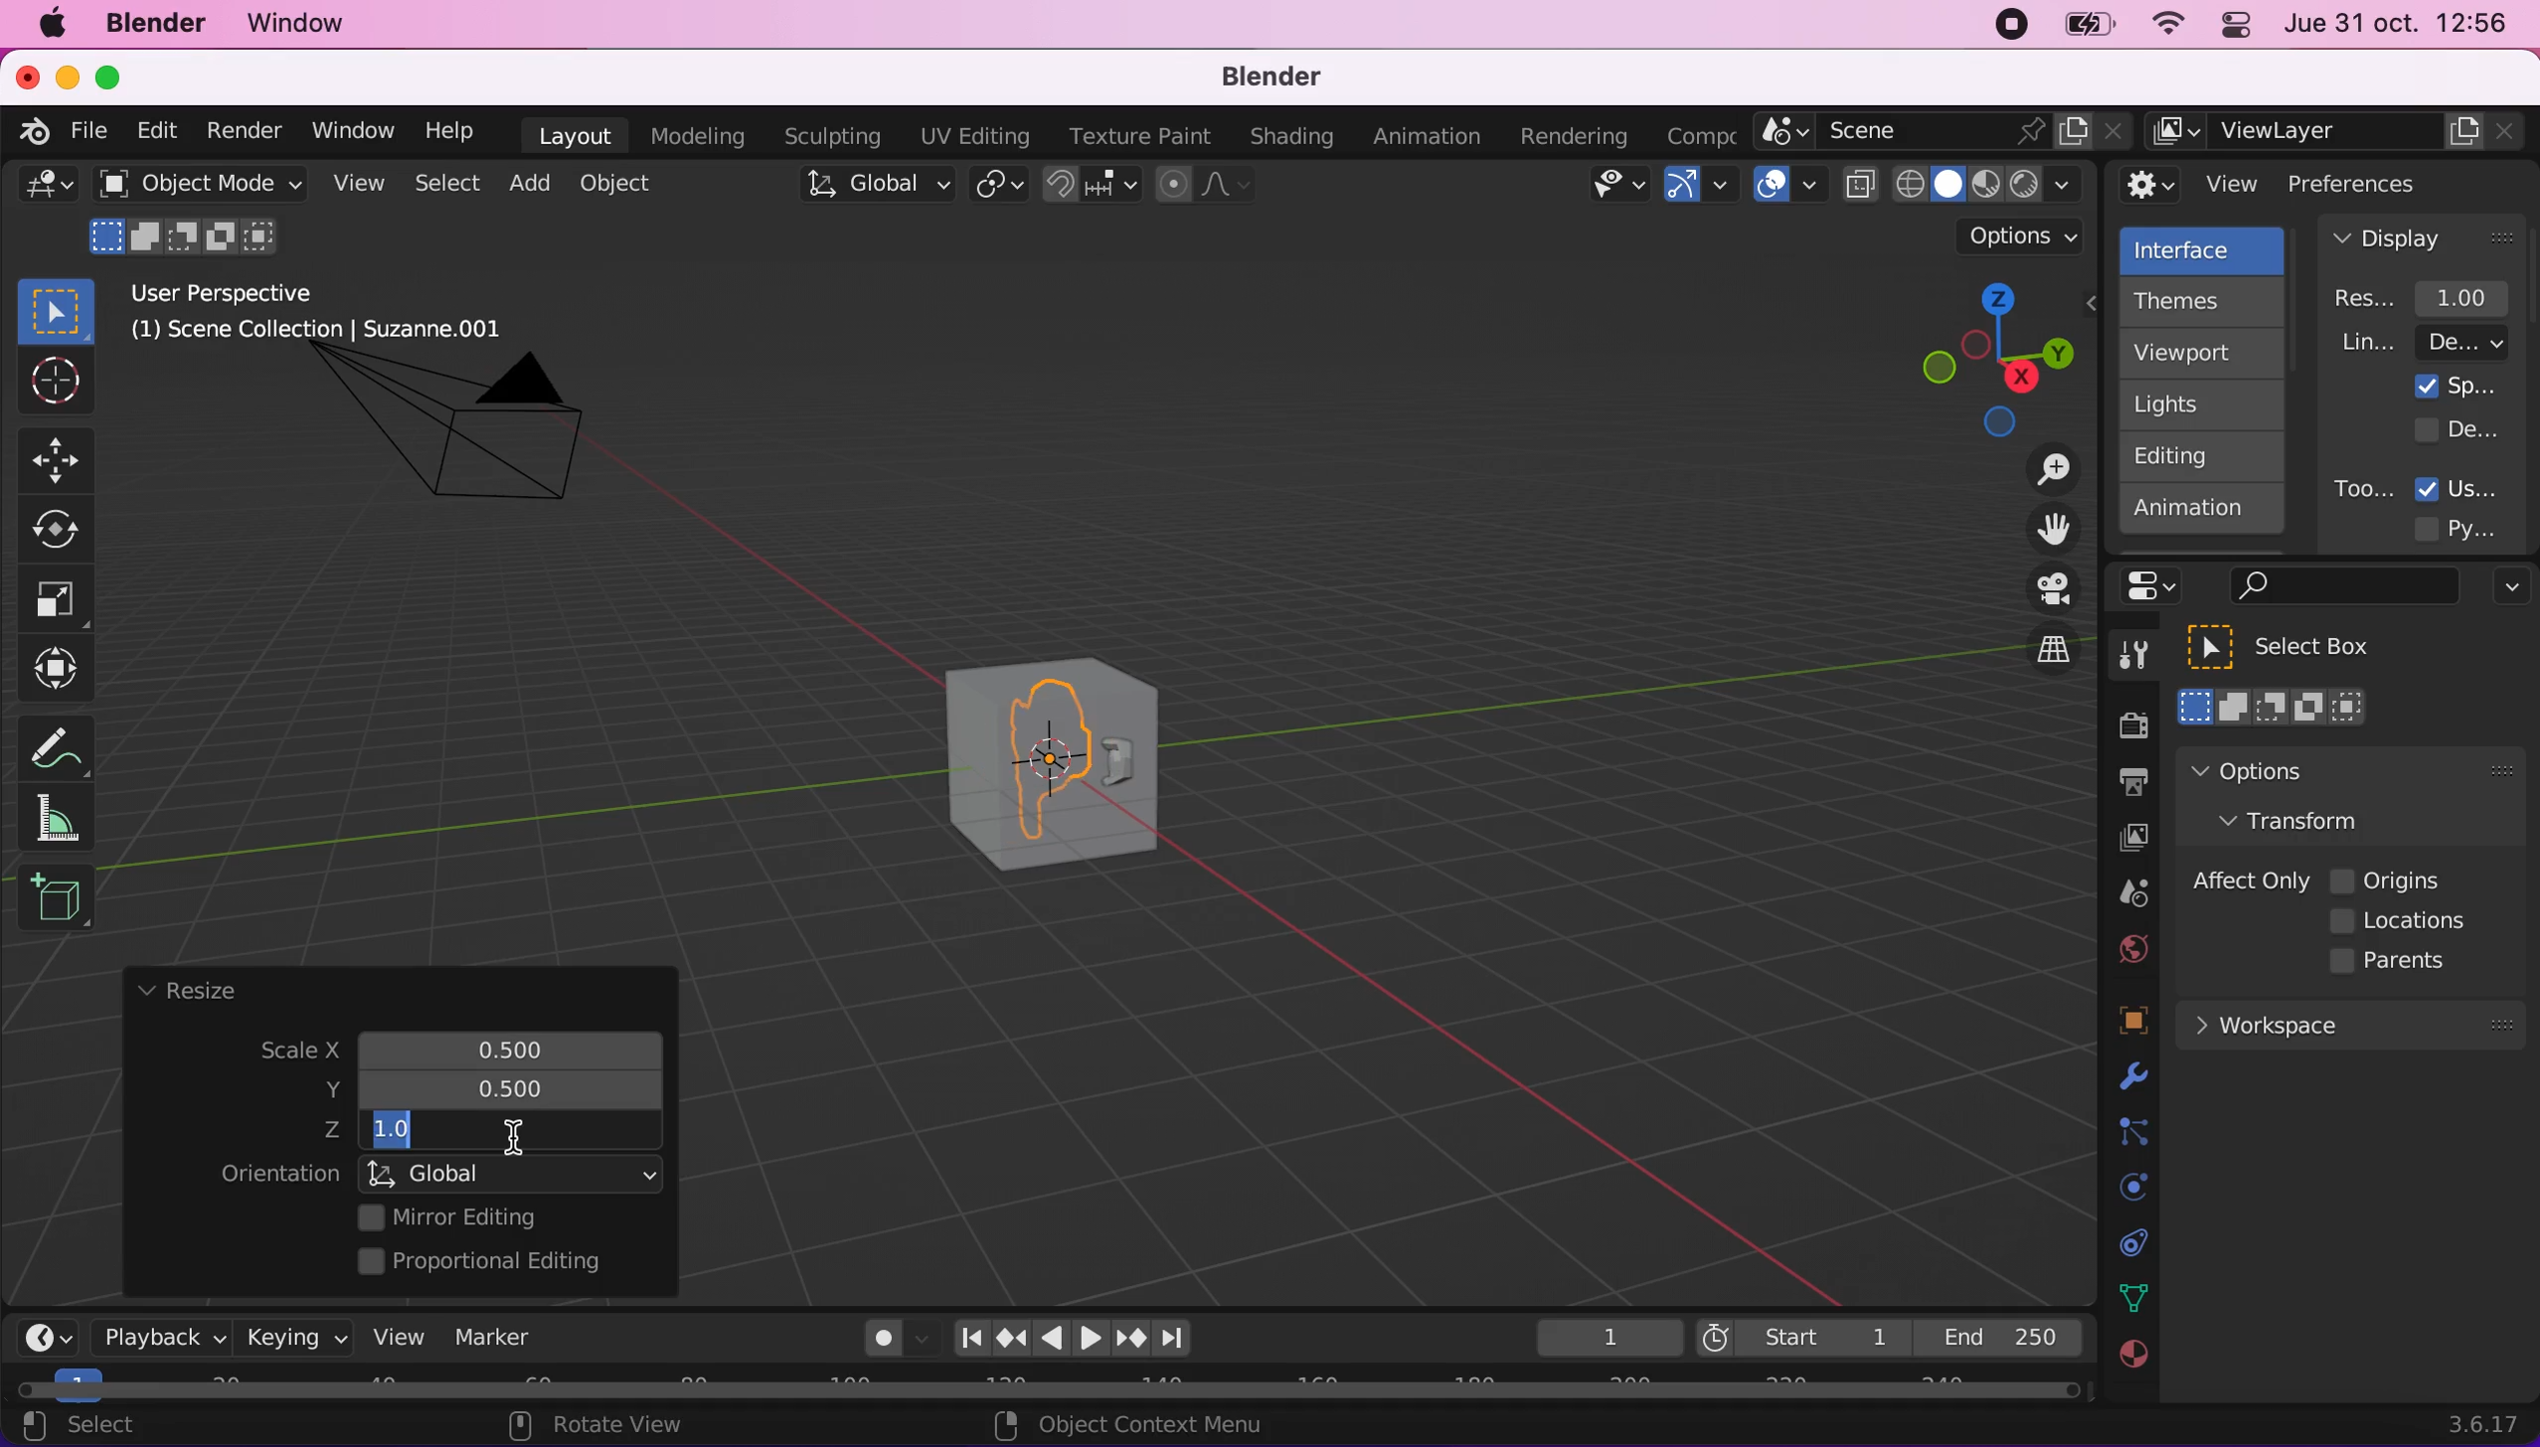  What do you see at coordinates (1011, 1338) in the screenshot?
I see `jump to keyframe` at bounding box center [1011, 1338].